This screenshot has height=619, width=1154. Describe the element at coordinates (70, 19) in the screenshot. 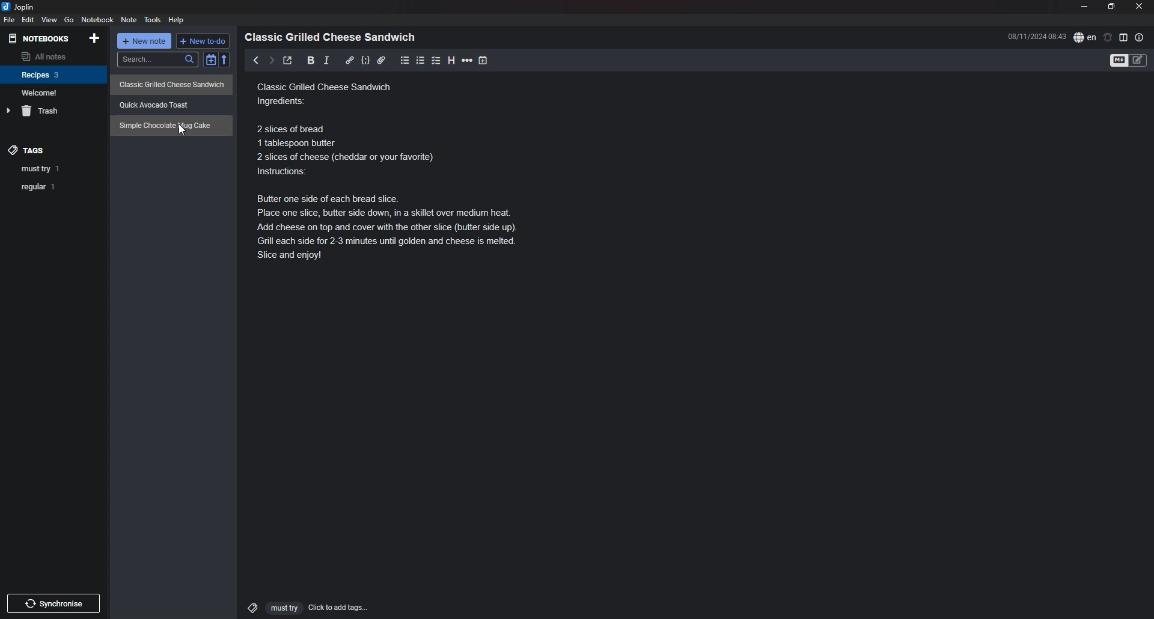

I see `go` at that location.